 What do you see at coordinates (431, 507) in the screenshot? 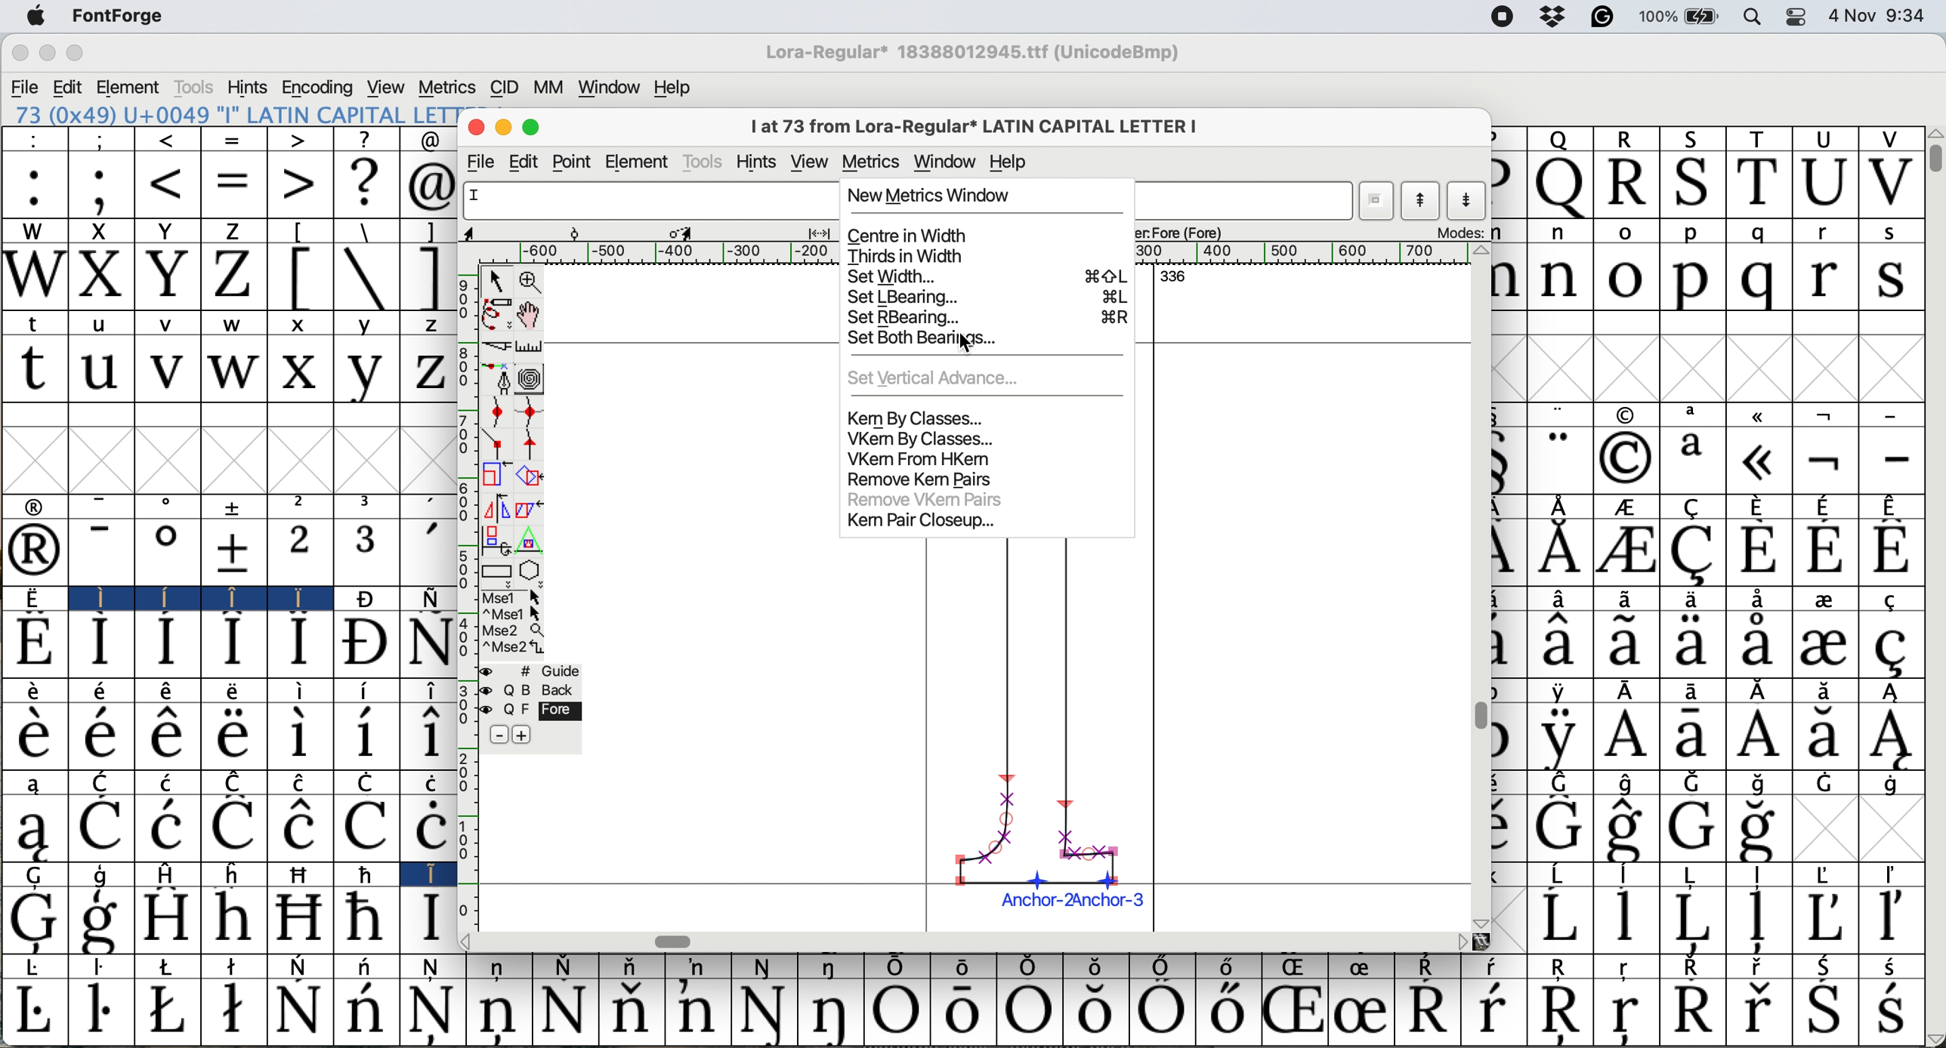
I see `,` at bounding box center [431, 507].